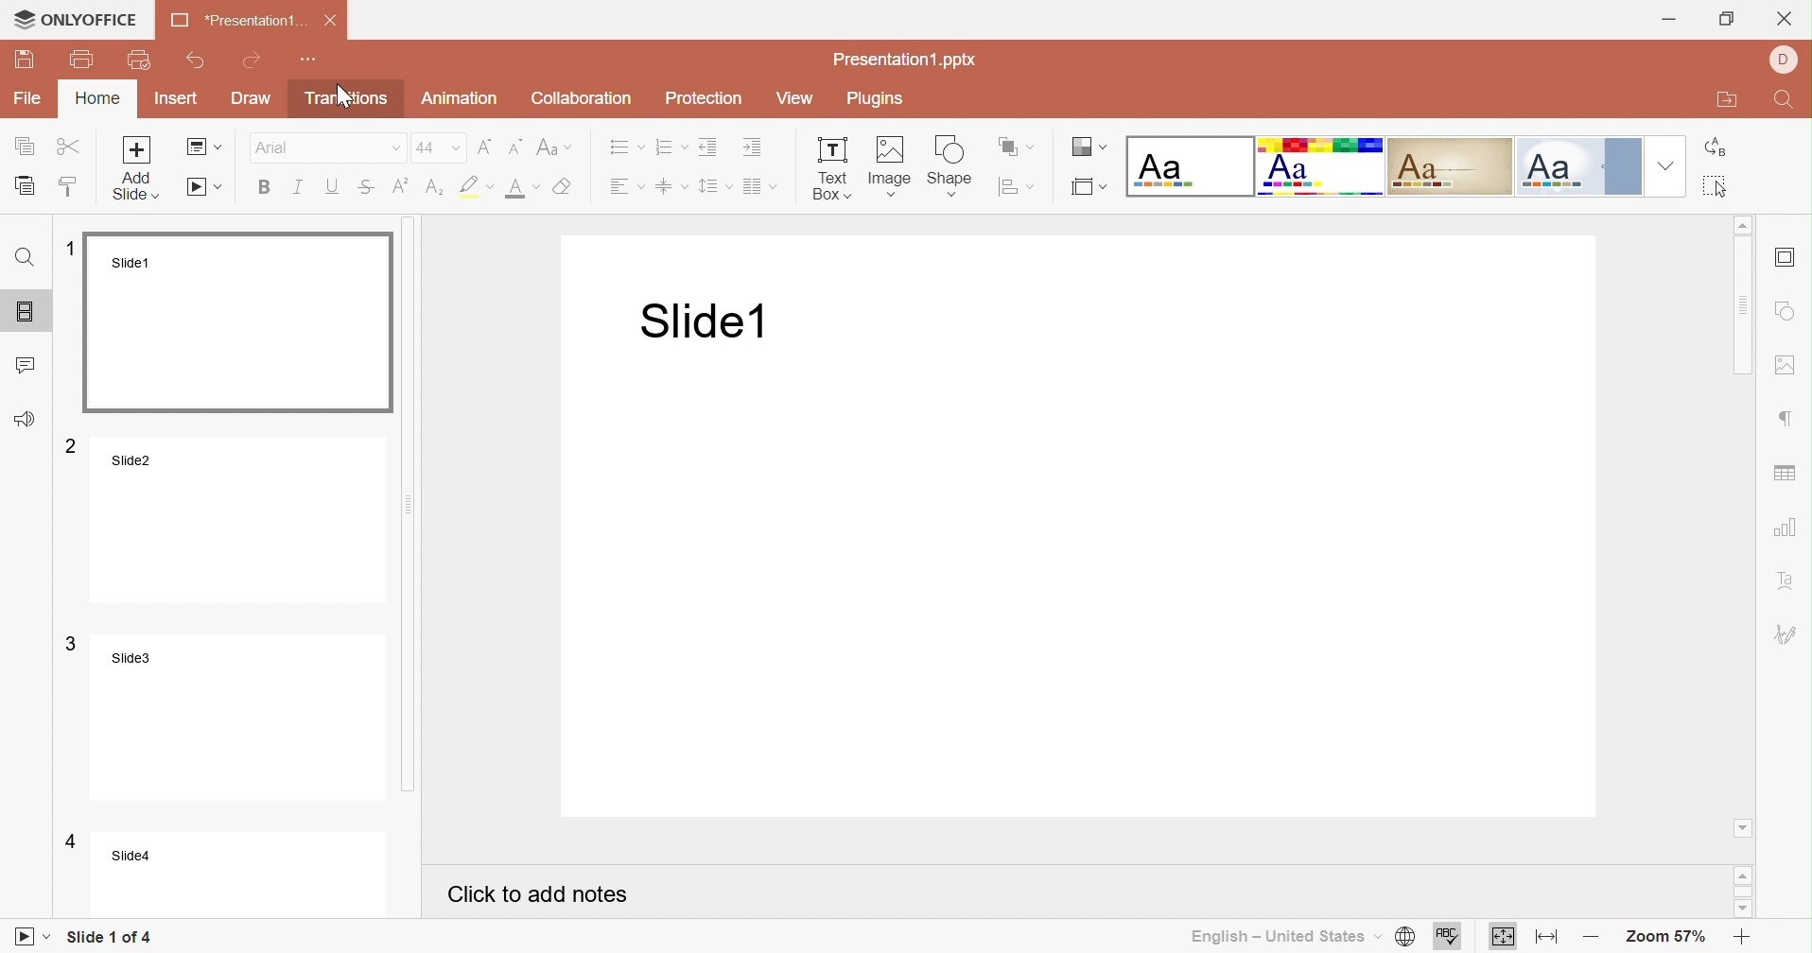  Describe the element at coordinates (1717, 183) in the screenshot. I see `Select all` at that location.